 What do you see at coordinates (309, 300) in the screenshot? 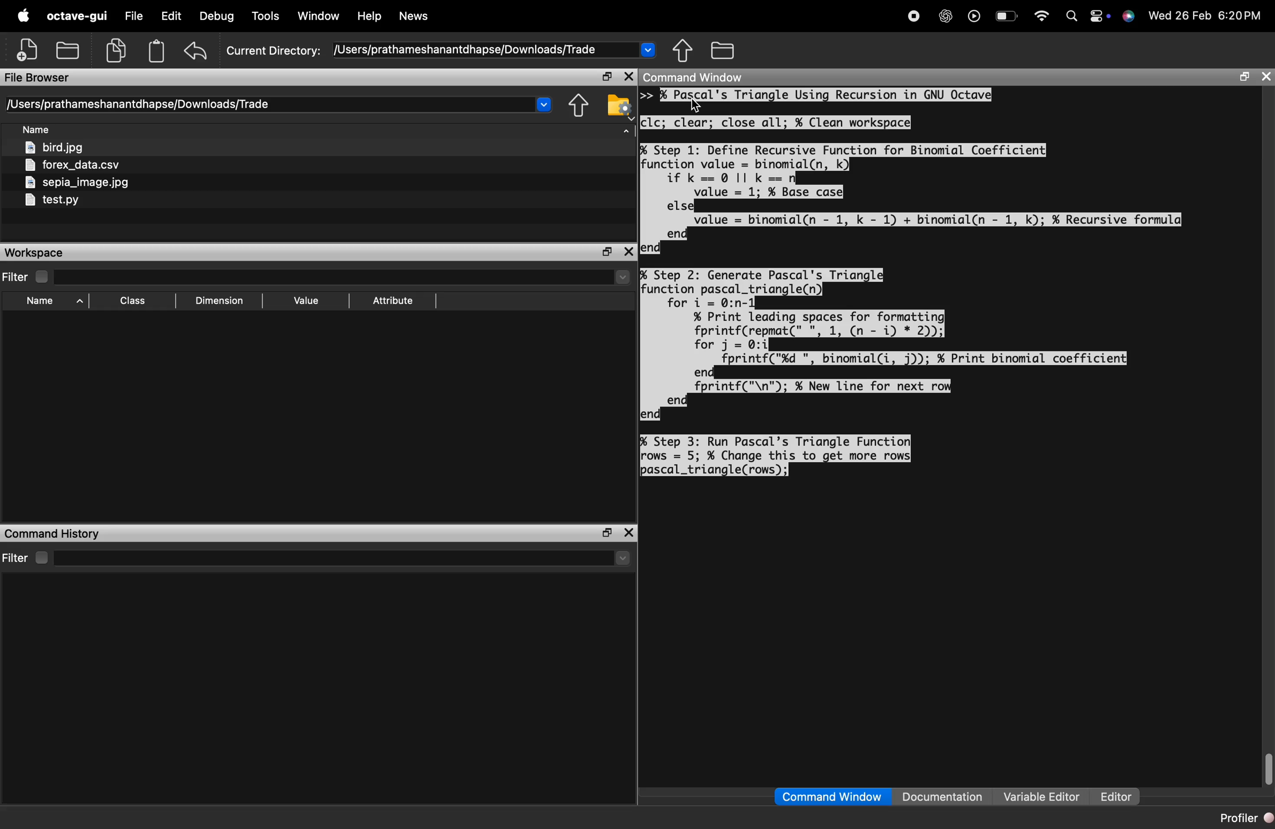
I see `Value` at bounding box center [309, 300].